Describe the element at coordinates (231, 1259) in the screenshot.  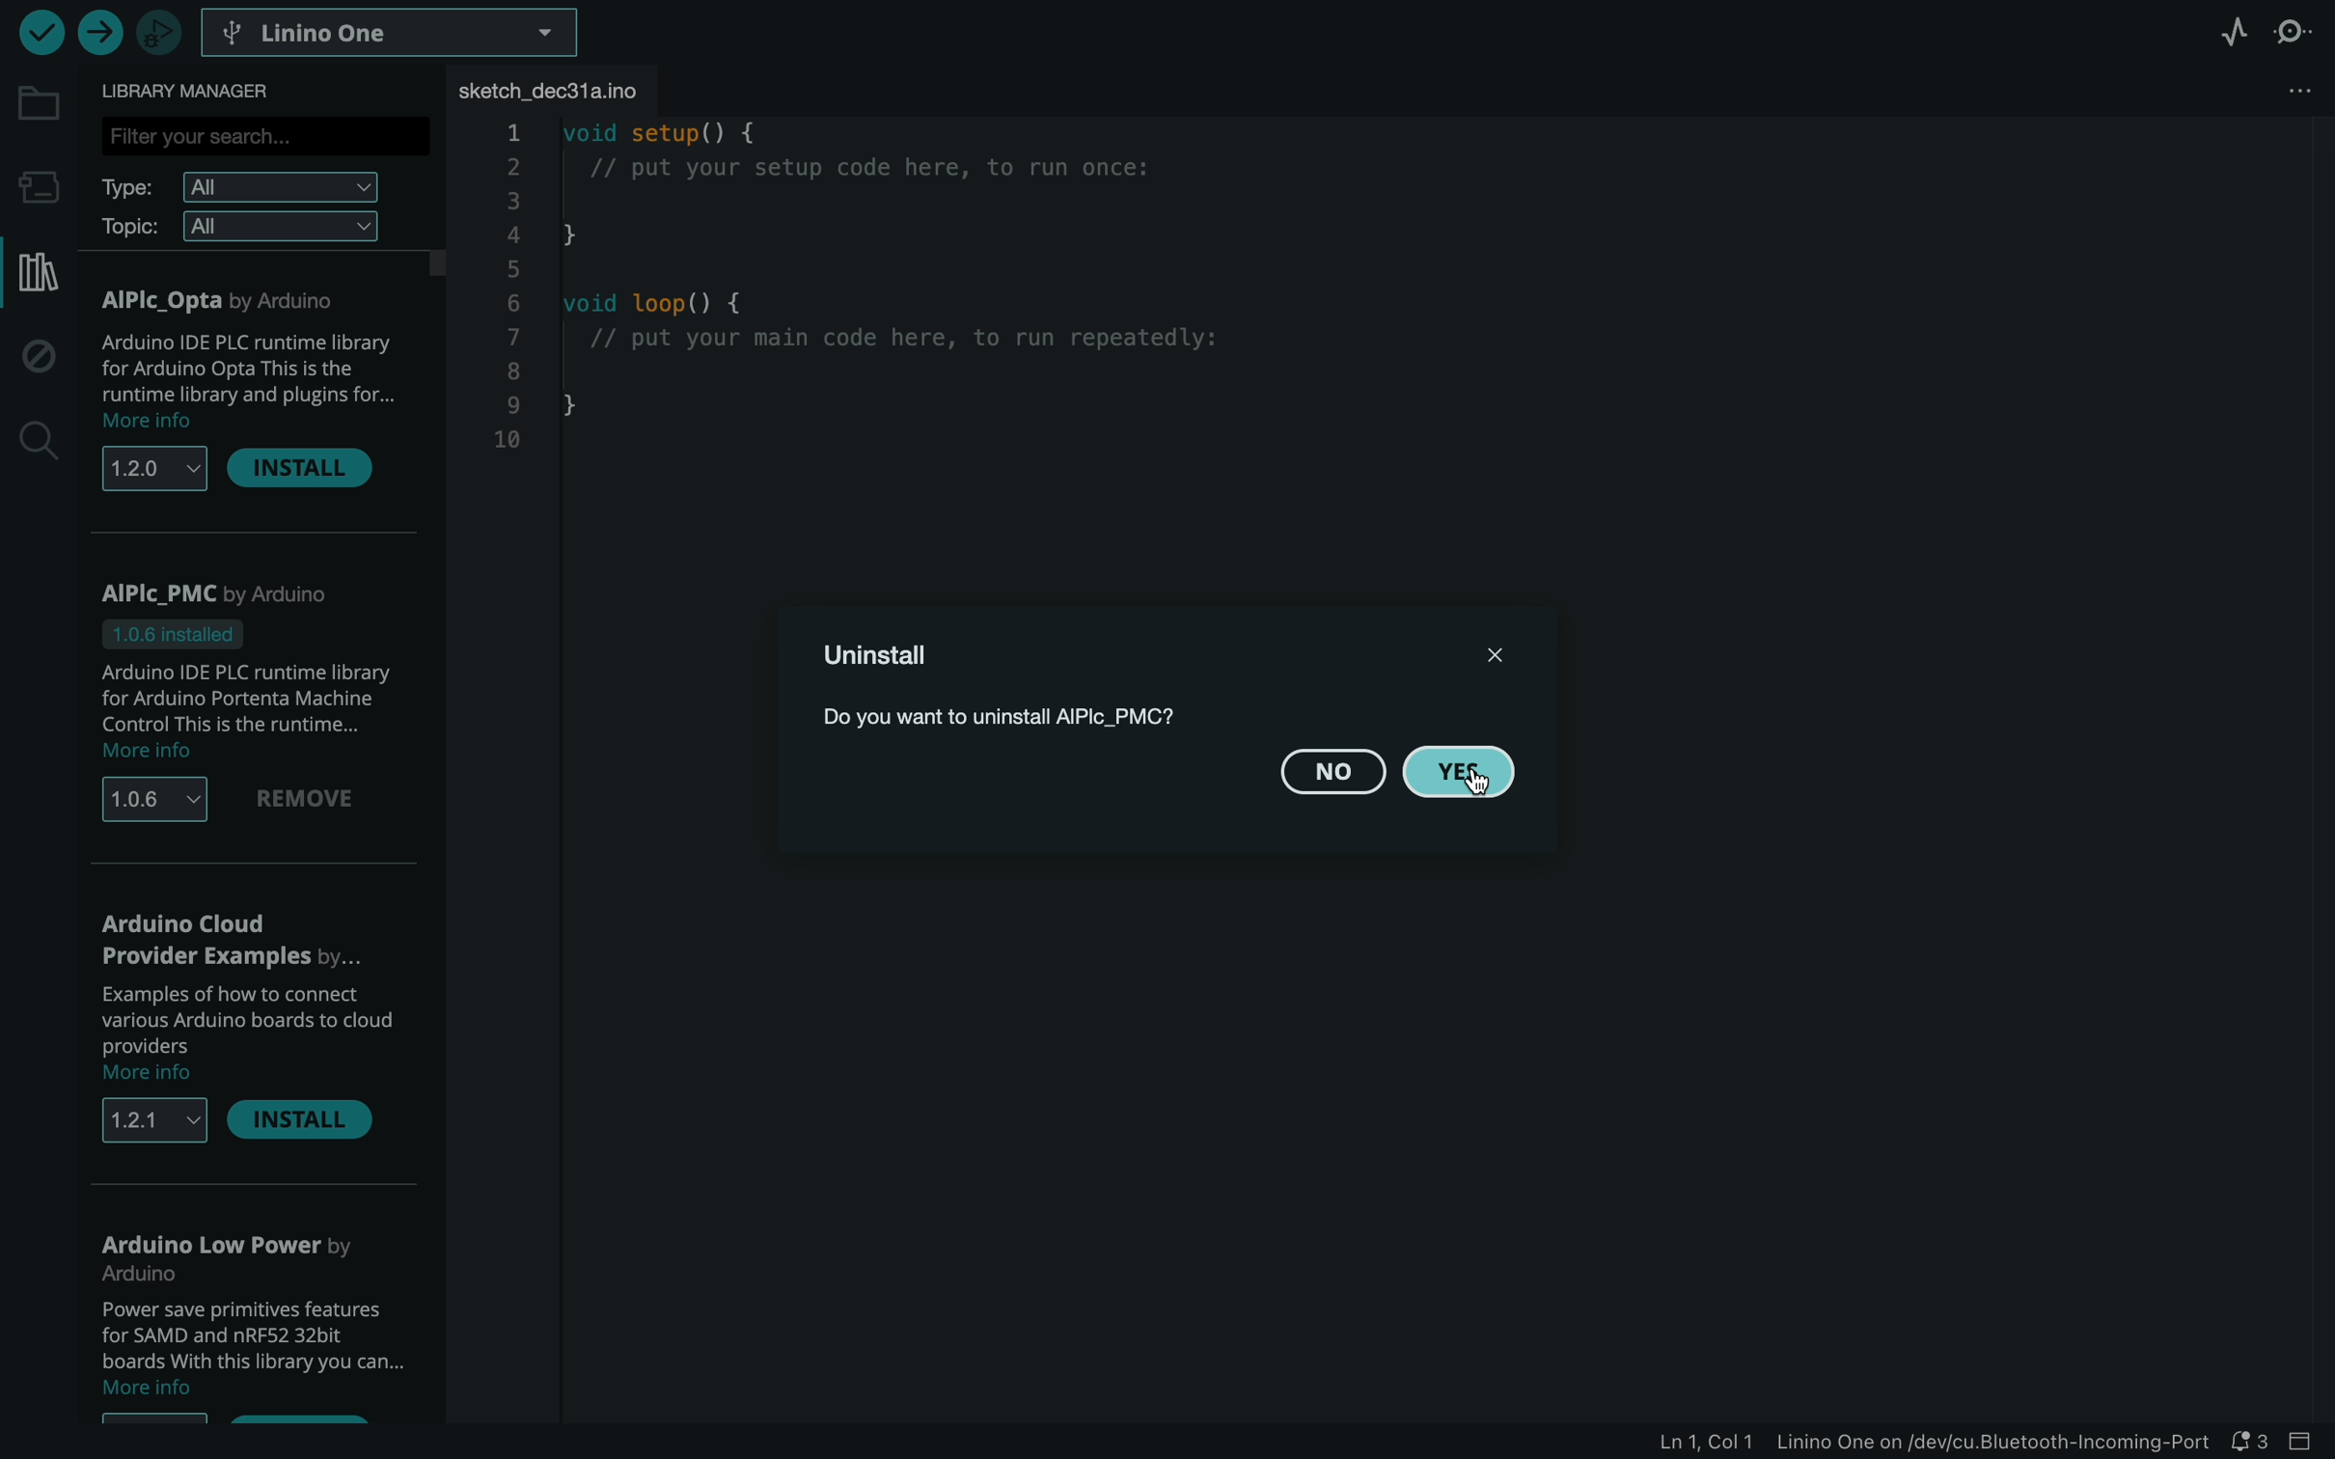
I see `low power` at that location.